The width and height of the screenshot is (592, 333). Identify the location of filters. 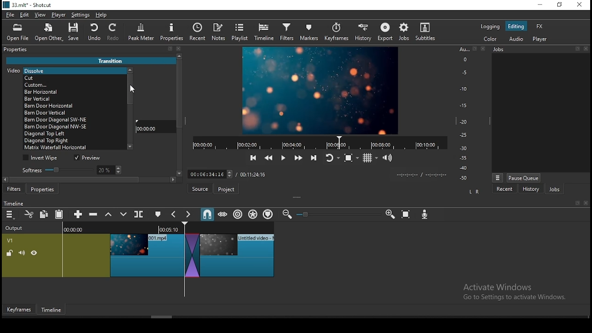
(286, 32).